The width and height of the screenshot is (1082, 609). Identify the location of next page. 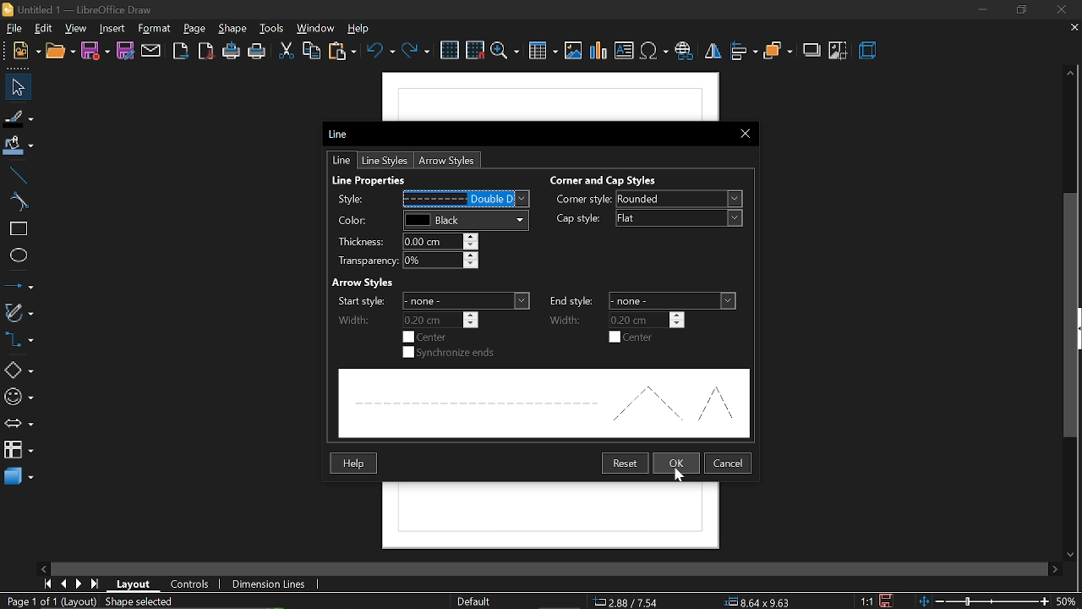
(79, 583).